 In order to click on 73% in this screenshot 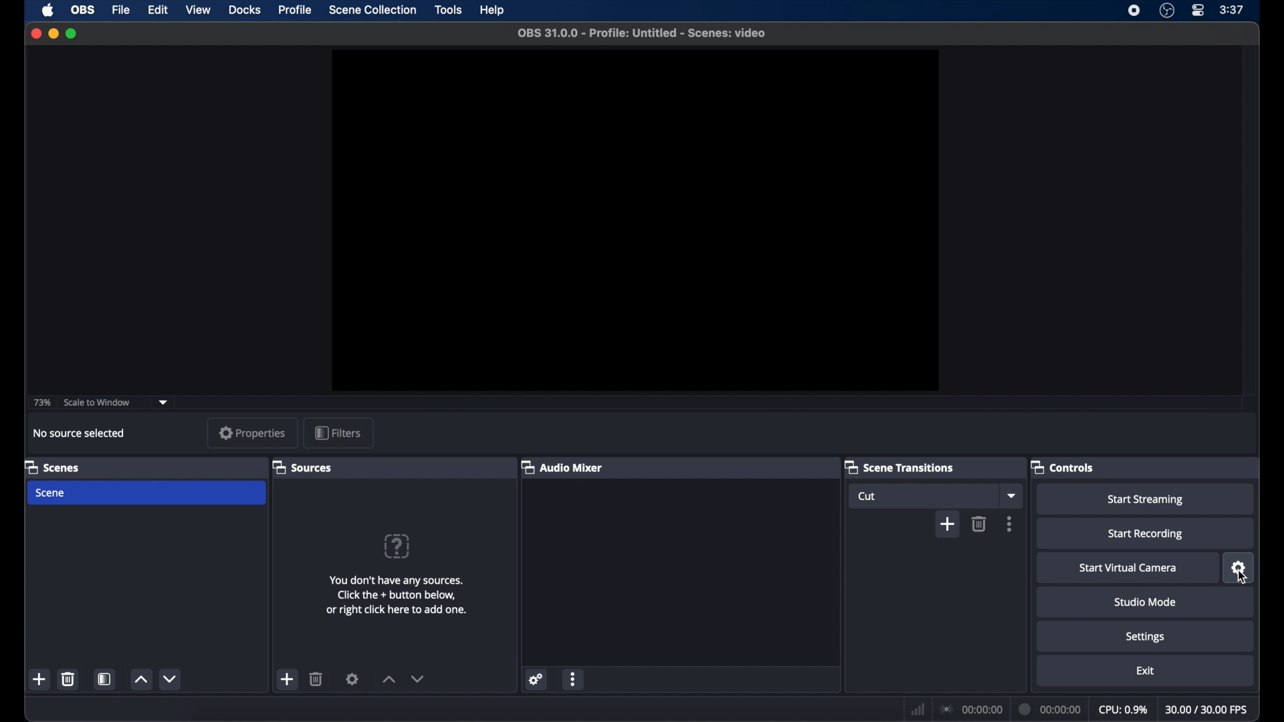, I will do `click(41, 403)`.